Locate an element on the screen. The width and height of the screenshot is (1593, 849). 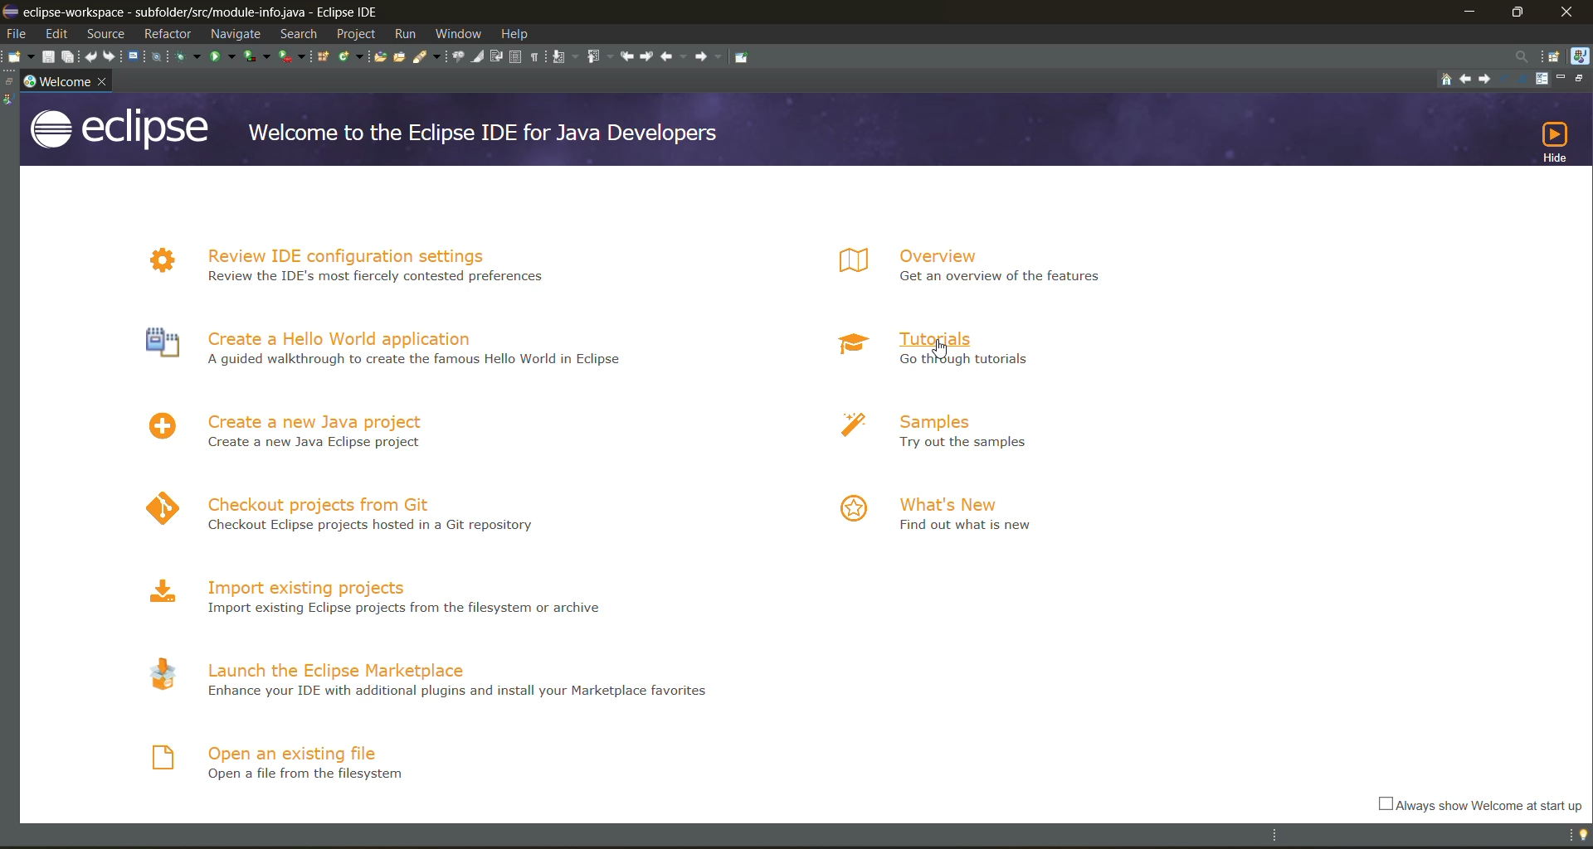
save all is located at coordinates (70, 57).